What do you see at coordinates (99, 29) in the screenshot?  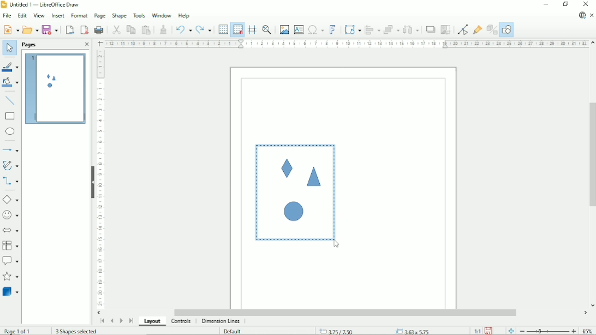 I see `Print` at bounding box center [99, 29].